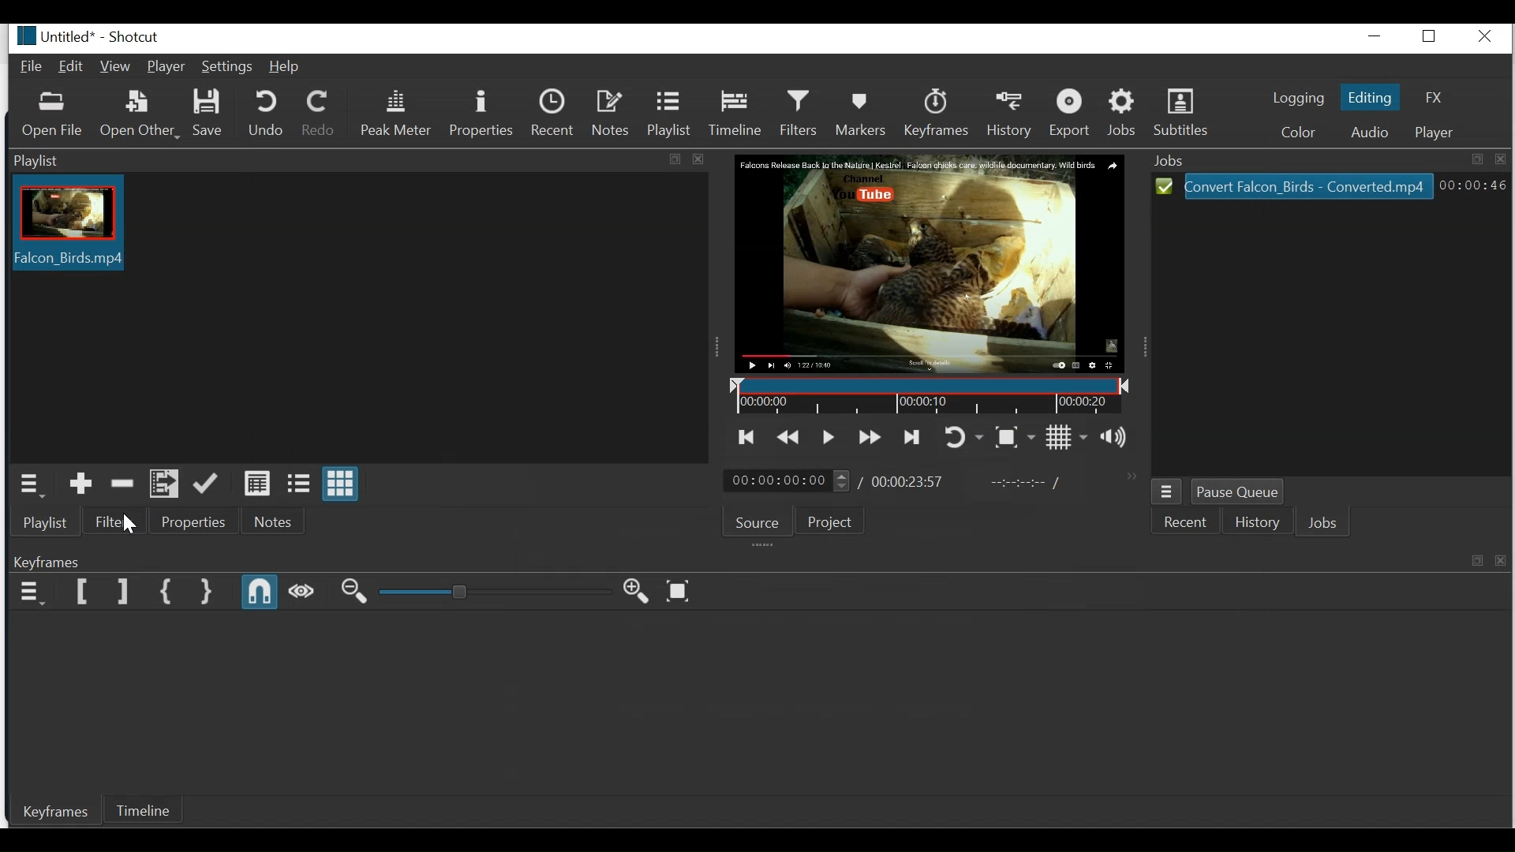 The image size is (1515, 852). I want to click on Recent, so click(1189, 521).